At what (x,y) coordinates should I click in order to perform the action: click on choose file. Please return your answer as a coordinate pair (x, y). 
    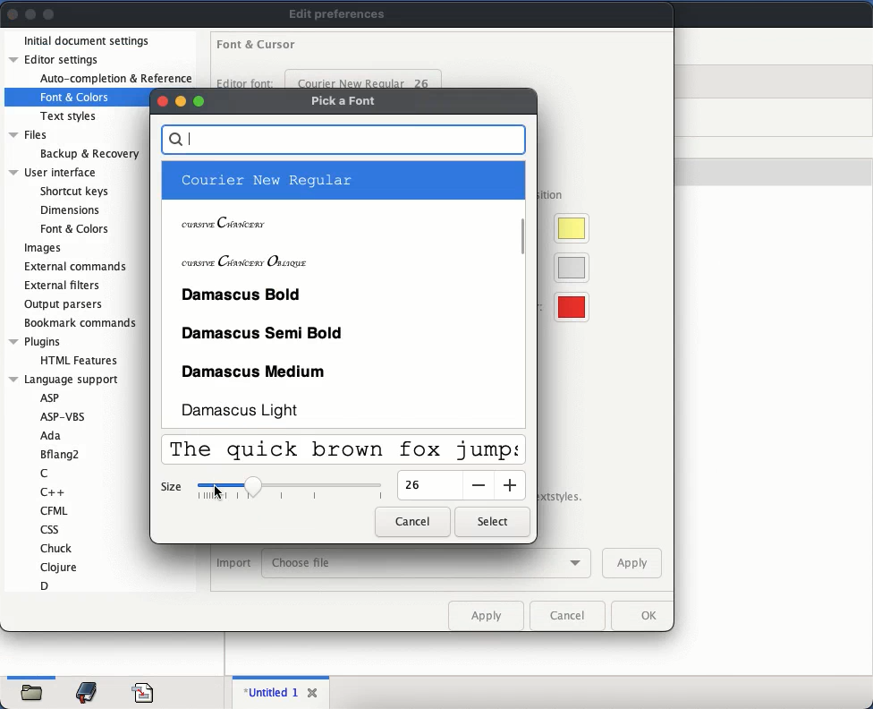
    Looking at the image, I should click on (430, 563).